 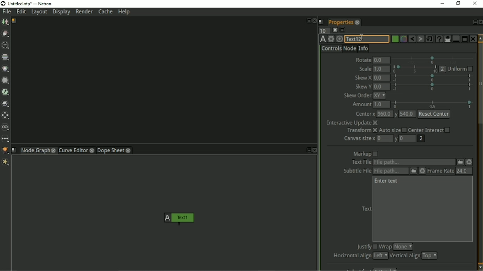 What do you see at coordinates (447, 39) in the screenshot?
I see `Show/hide all parameters` at bounding box center [447, 39].